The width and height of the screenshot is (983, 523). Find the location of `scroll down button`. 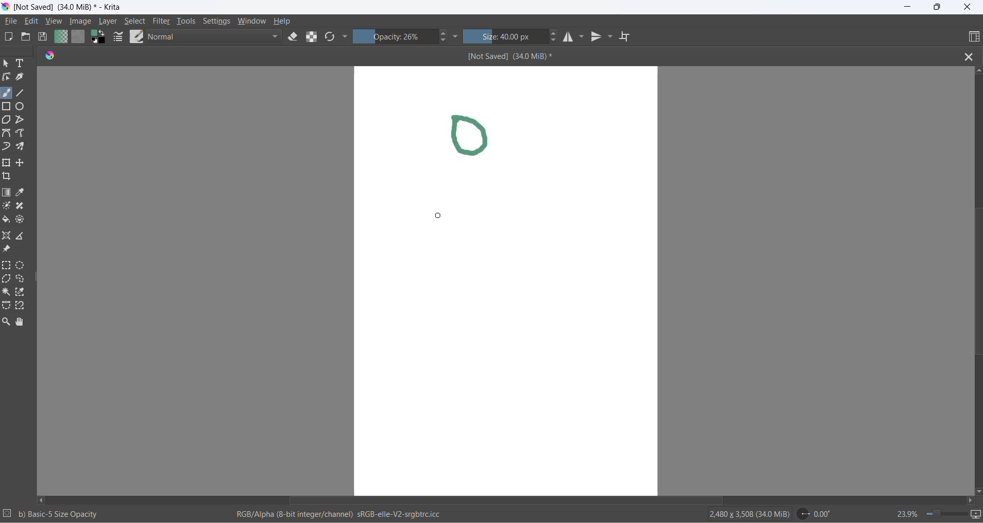

scroll down button is located at coordinates (977, 491).